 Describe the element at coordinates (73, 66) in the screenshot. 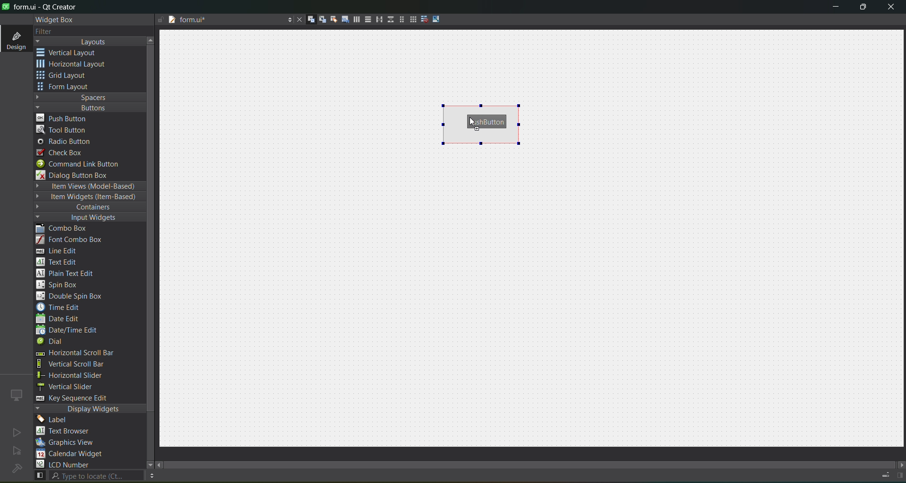

I see `horizontal` at that location.